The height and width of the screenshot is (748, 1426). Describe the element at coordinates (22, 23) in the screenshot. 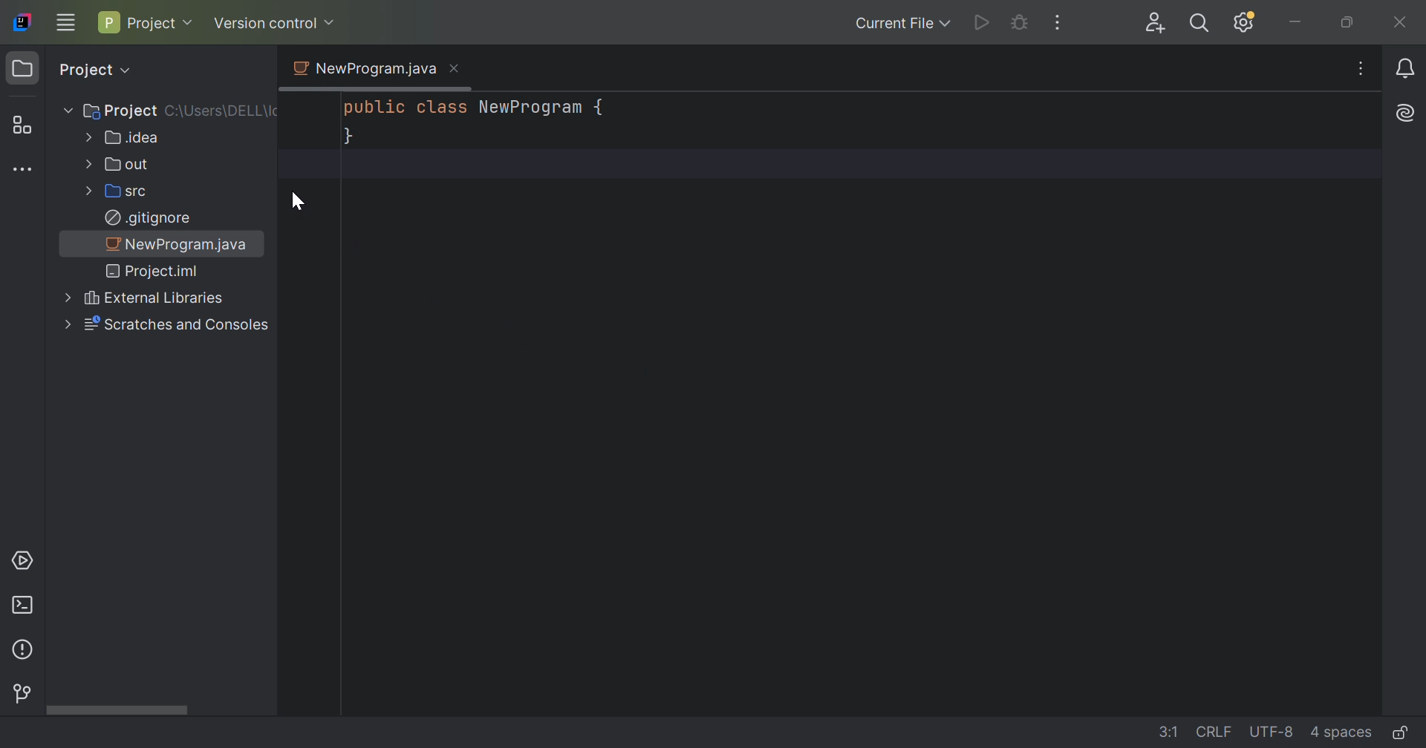

I see `PyCharm icon` at that location.